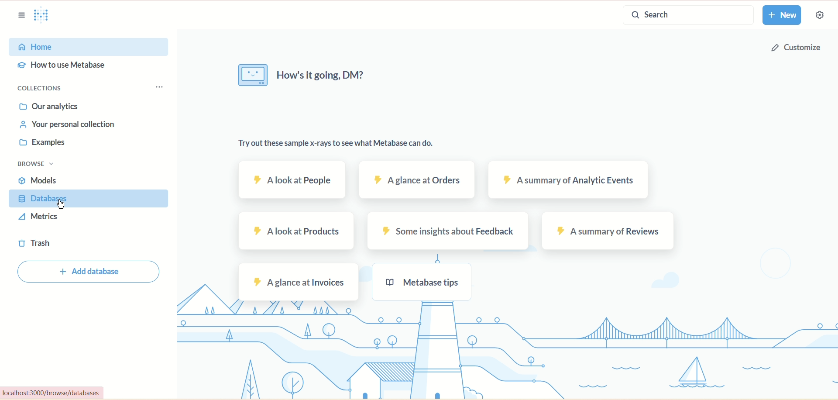 This screenshot has width=838, height=400. Describe the element at coordinates (292, 179) in the screenshot. I see `a look at people` at that location.